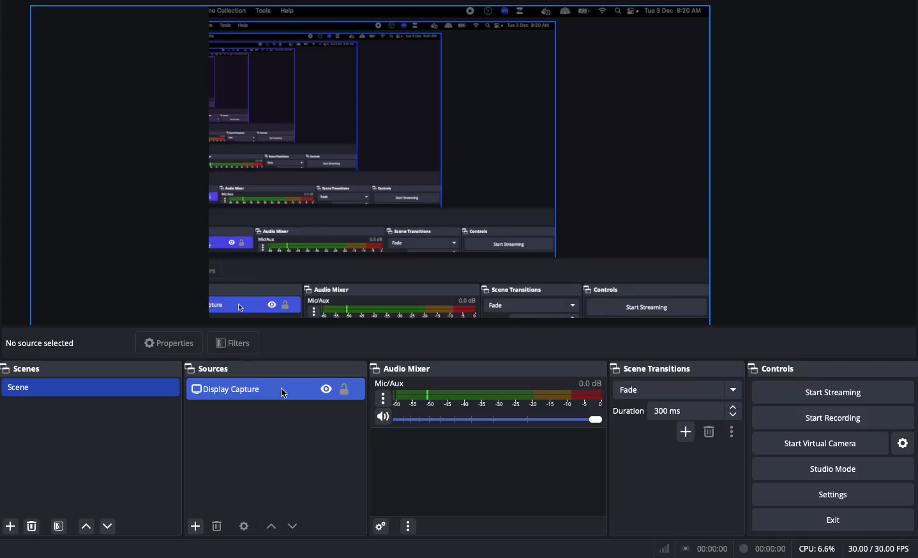 The image size is (918, 558). What do you see at coordinates (89, 388) in the screenshot?
I see `Scene` at bounding box center [89, 388].